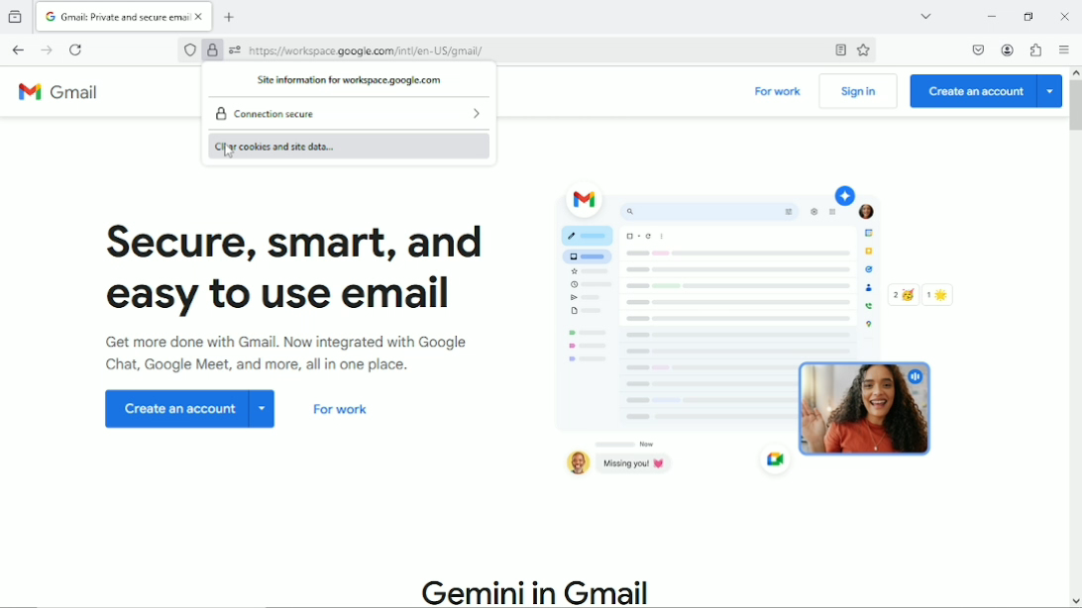 The height and width of the screenshot is (608, 1082). What do you see at coordinates (863, 51) in the screenshot?
I see `Bookmark this page` at bounding box center [863, 51].